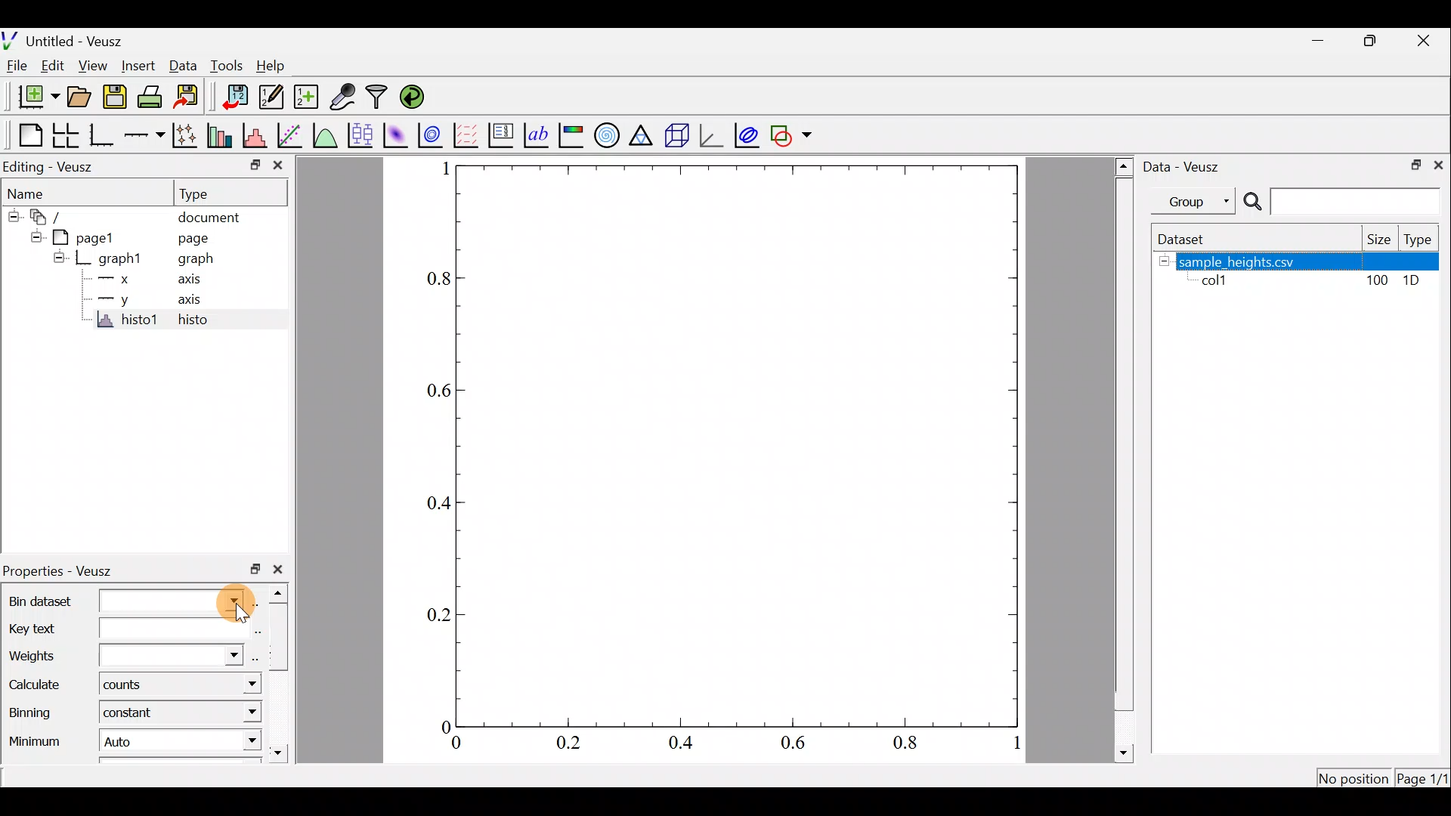 The image size is (1451, 816). Describe the element at coordinates (33, 193) in the screenshot. I see `Name` at that location.